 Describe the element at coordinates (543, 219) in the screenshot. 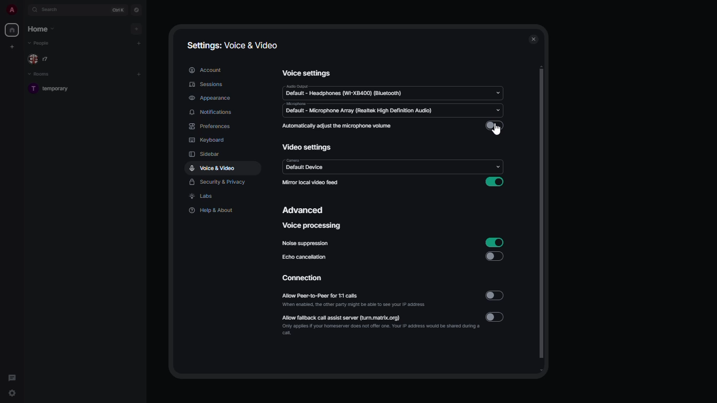

I see `scroll bar` at that location.